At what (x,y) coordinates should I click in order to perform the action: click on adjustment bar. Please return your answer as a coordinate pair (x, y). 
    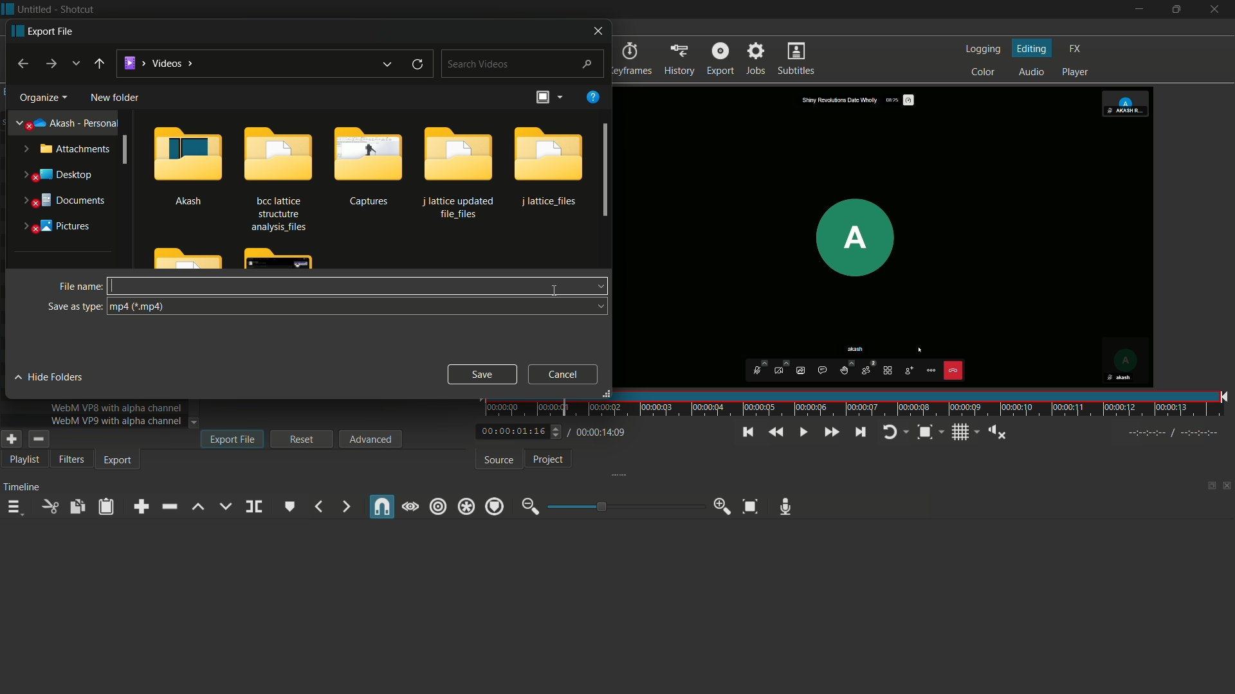
    Looking at the image, I should click on (627, 506).